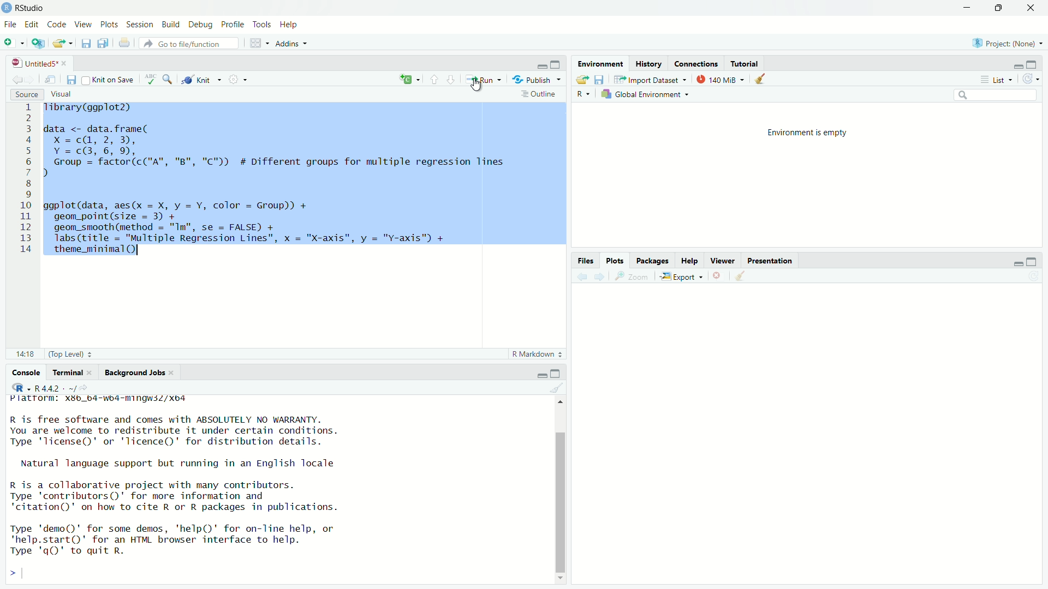 This screenshot has height=589, width=1048. What do you see at coordinates (15, 43) in the screenshot?
I see `add file` at bounding box center [15, 43].